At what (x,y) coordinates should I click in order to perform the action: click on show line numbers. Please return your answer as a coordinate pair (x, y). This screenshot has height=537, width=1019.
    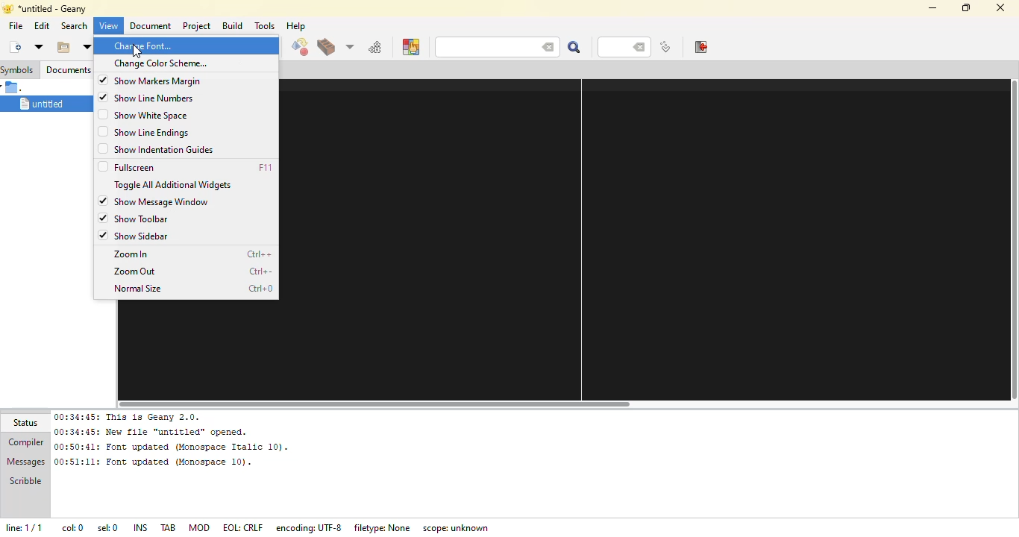
    Looking at the image, I should click on (161, 98).